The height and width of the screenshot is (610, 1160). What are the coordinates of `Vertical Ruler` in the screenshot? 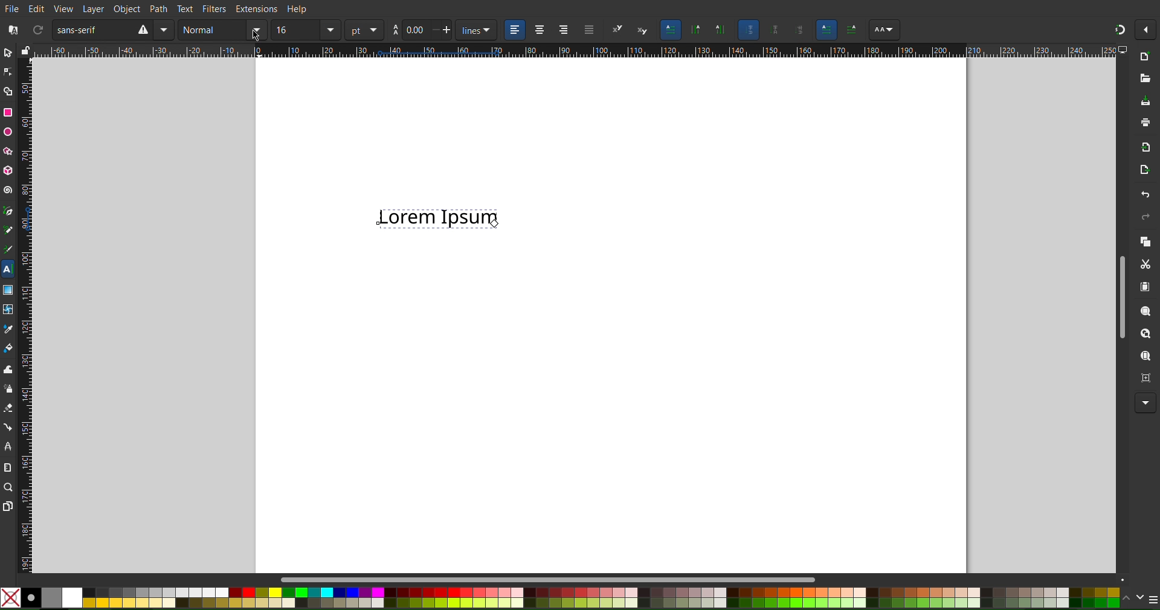 It's located at (24, 313).